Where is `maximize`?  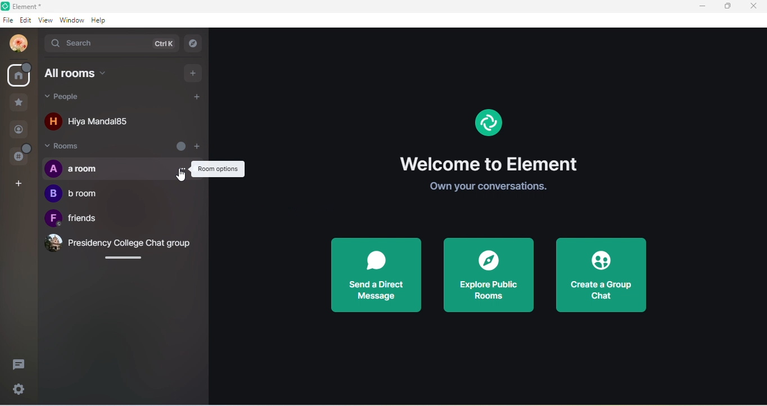 maximize is located at coordinates (724, 6).